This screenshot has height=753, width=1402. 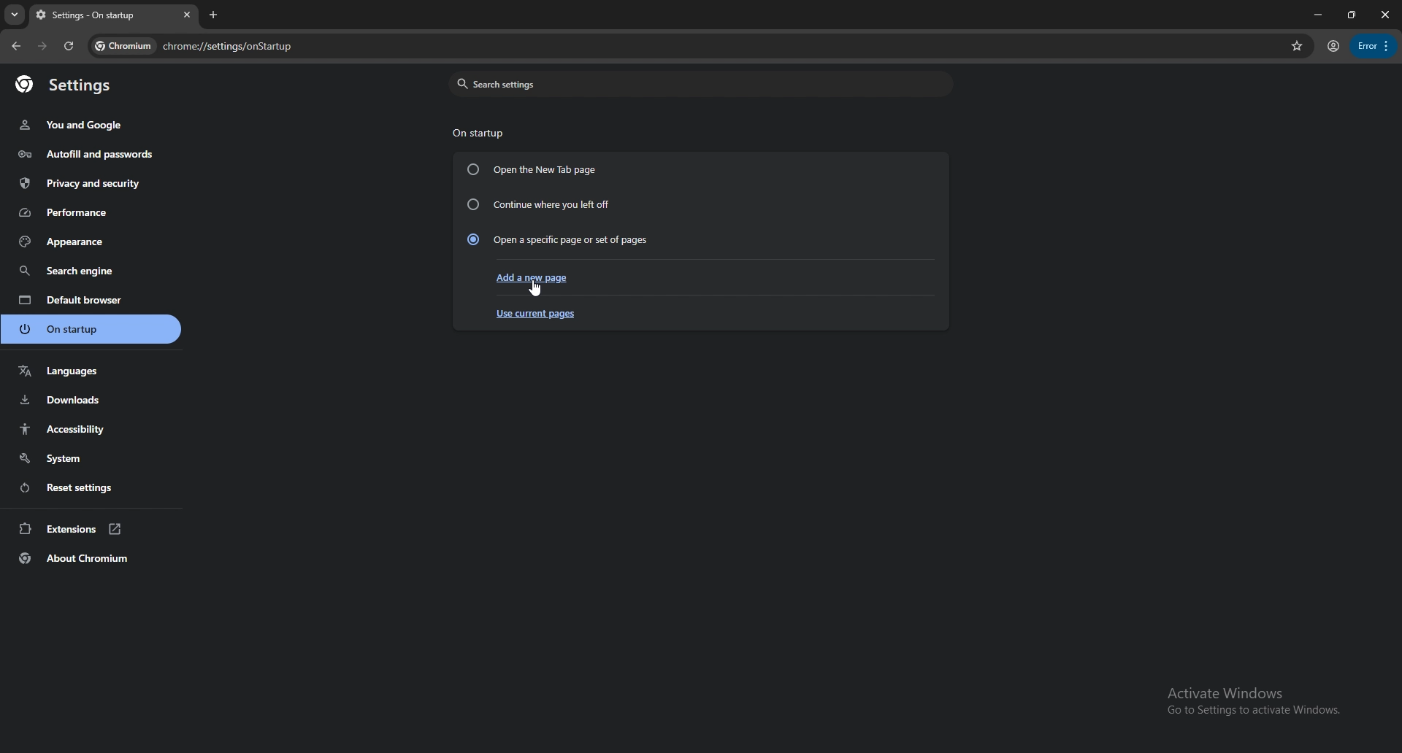 What do you see at coordinates (15, 15) in the screenshot?
I see `search tabs` at bounding box center [15, 15].